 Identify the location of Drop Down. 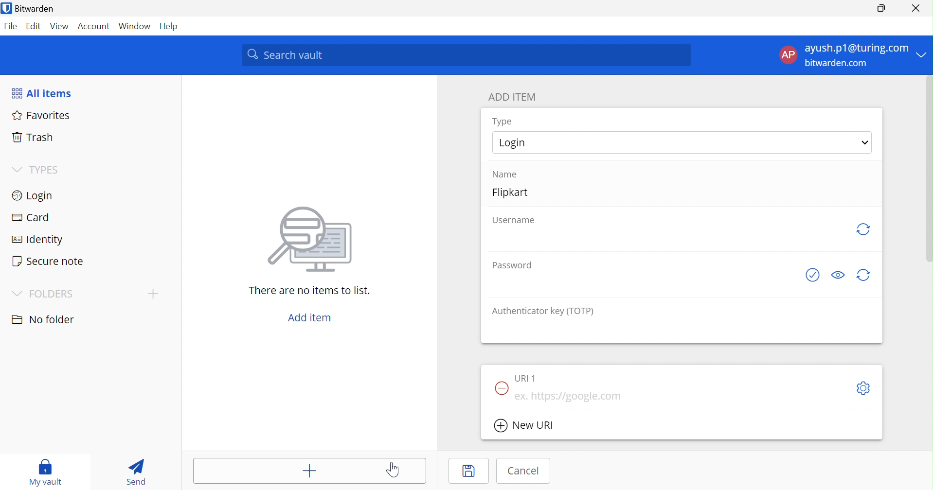
(16, 168).